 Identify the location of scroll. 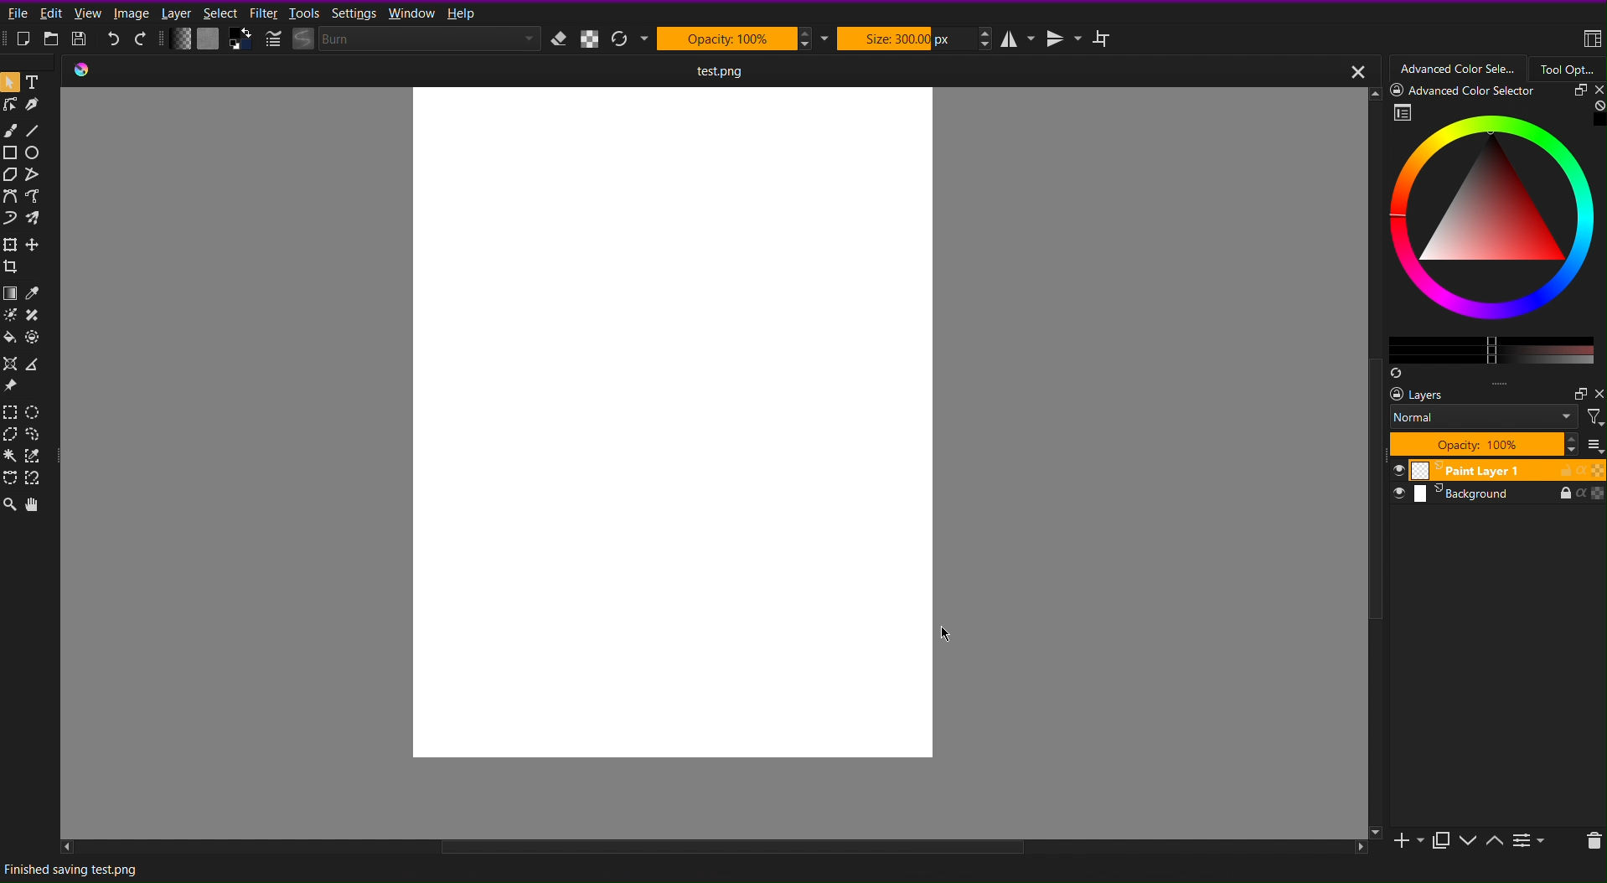
(741, 844).